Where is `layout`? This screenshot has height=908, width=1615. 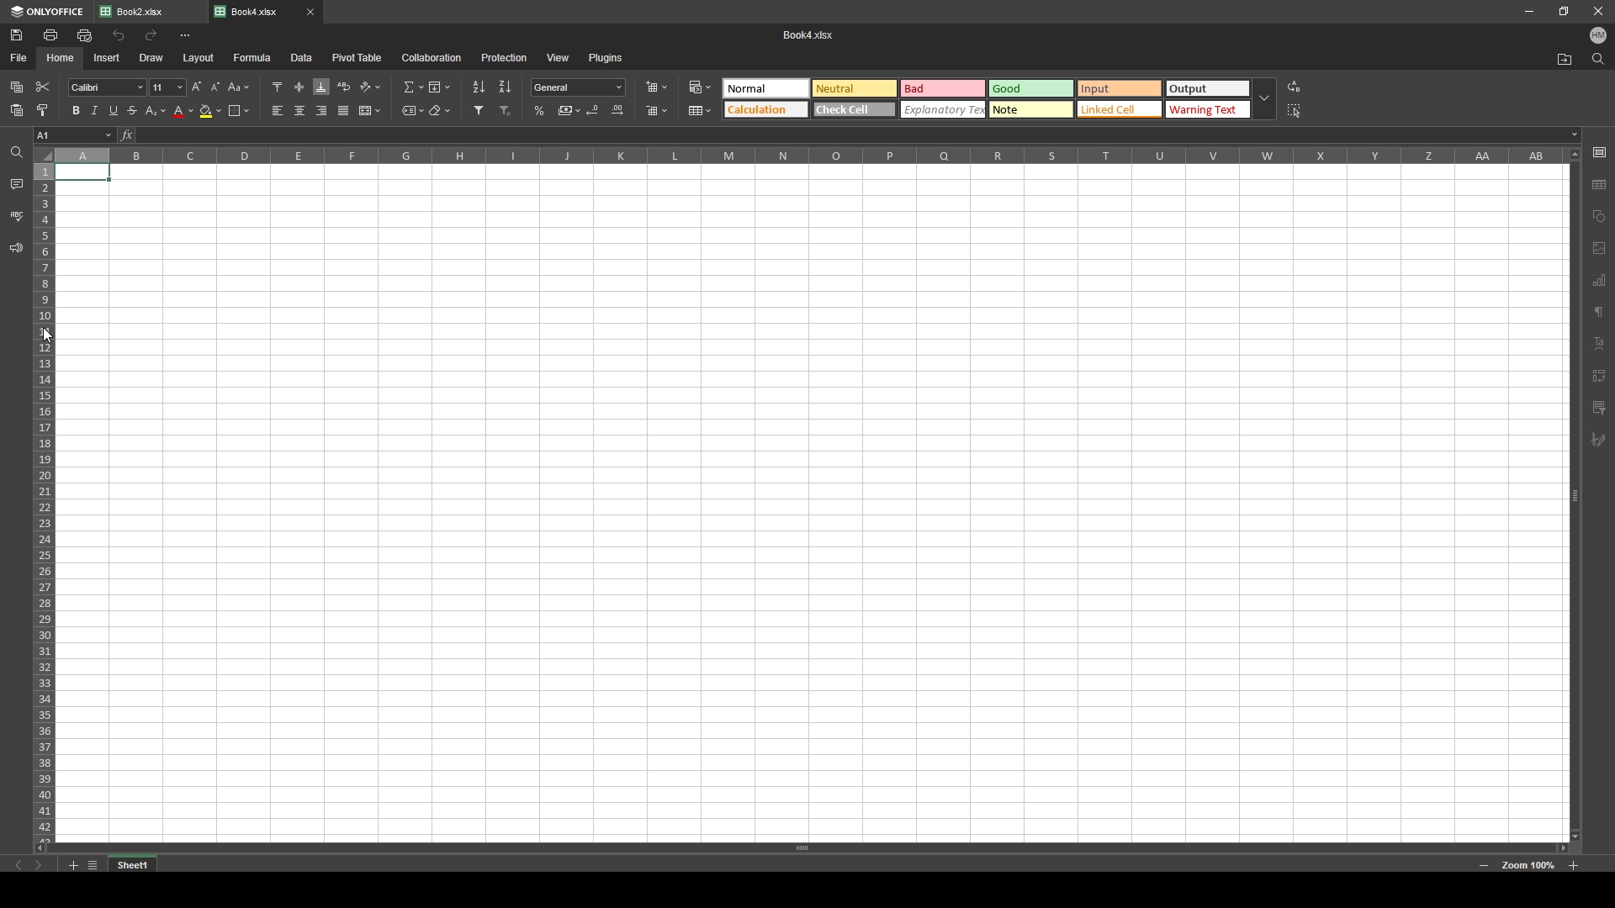
layout is located at coordinates (199, 58).